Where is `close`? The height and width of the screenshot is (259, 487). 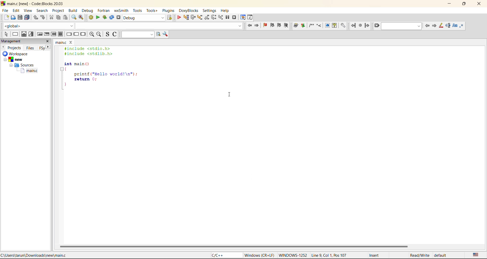
close is located at coordinates (479, 5).